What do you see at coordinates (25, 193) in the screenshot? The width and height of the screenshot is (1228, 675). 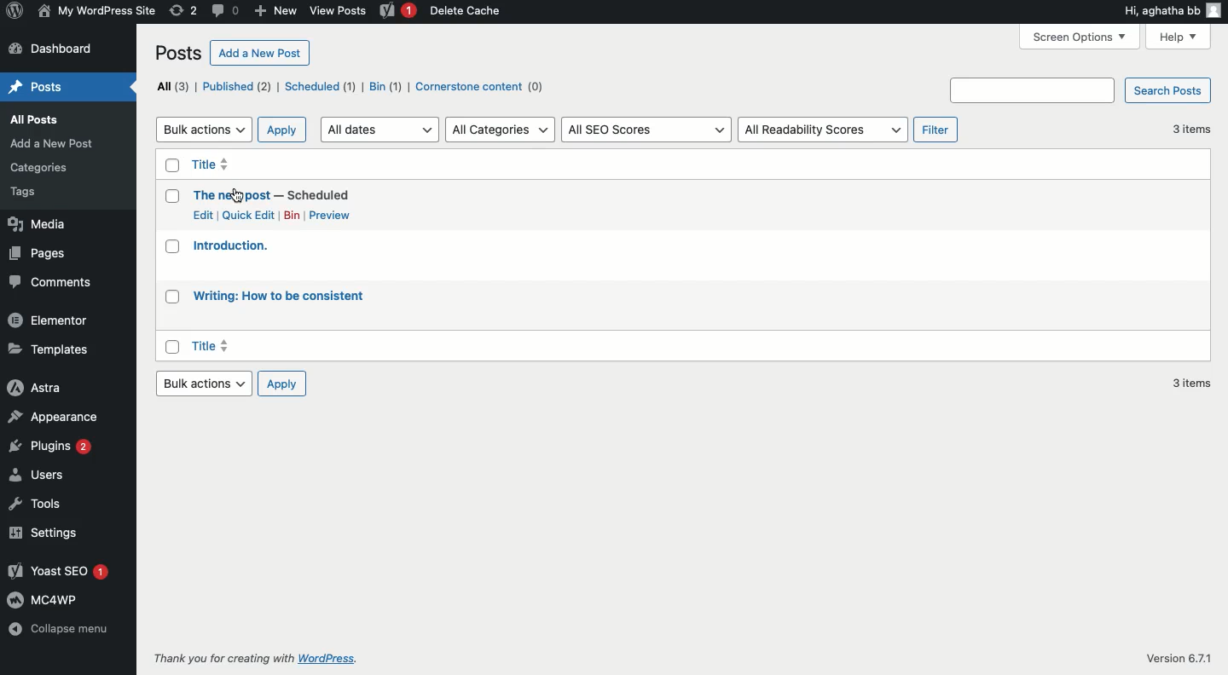 I see `Tags` at bounding box center [25, 193].